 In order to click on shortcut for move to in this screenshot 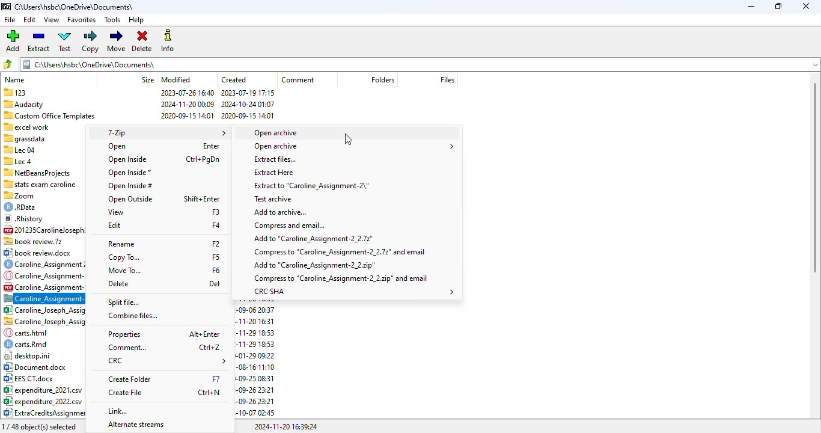, I will do `click(216, 270)`.